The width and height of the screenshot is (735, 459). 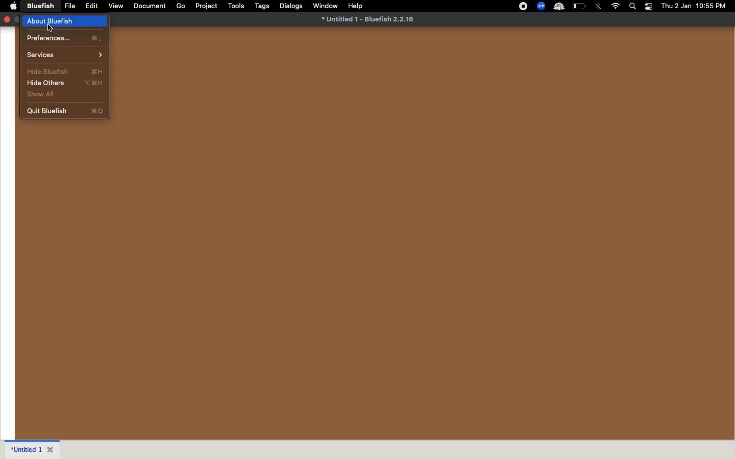 I want to click on services, so click(x=65, y=55).